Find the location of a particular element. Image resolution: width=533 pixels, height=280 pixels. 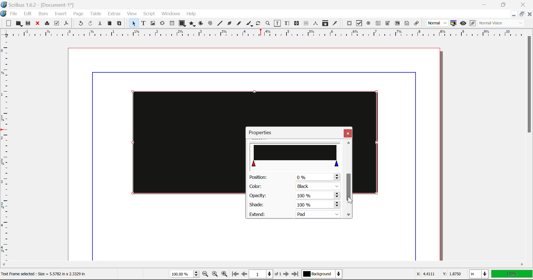

Preflight Verifier is located at coordinates (57, 24).